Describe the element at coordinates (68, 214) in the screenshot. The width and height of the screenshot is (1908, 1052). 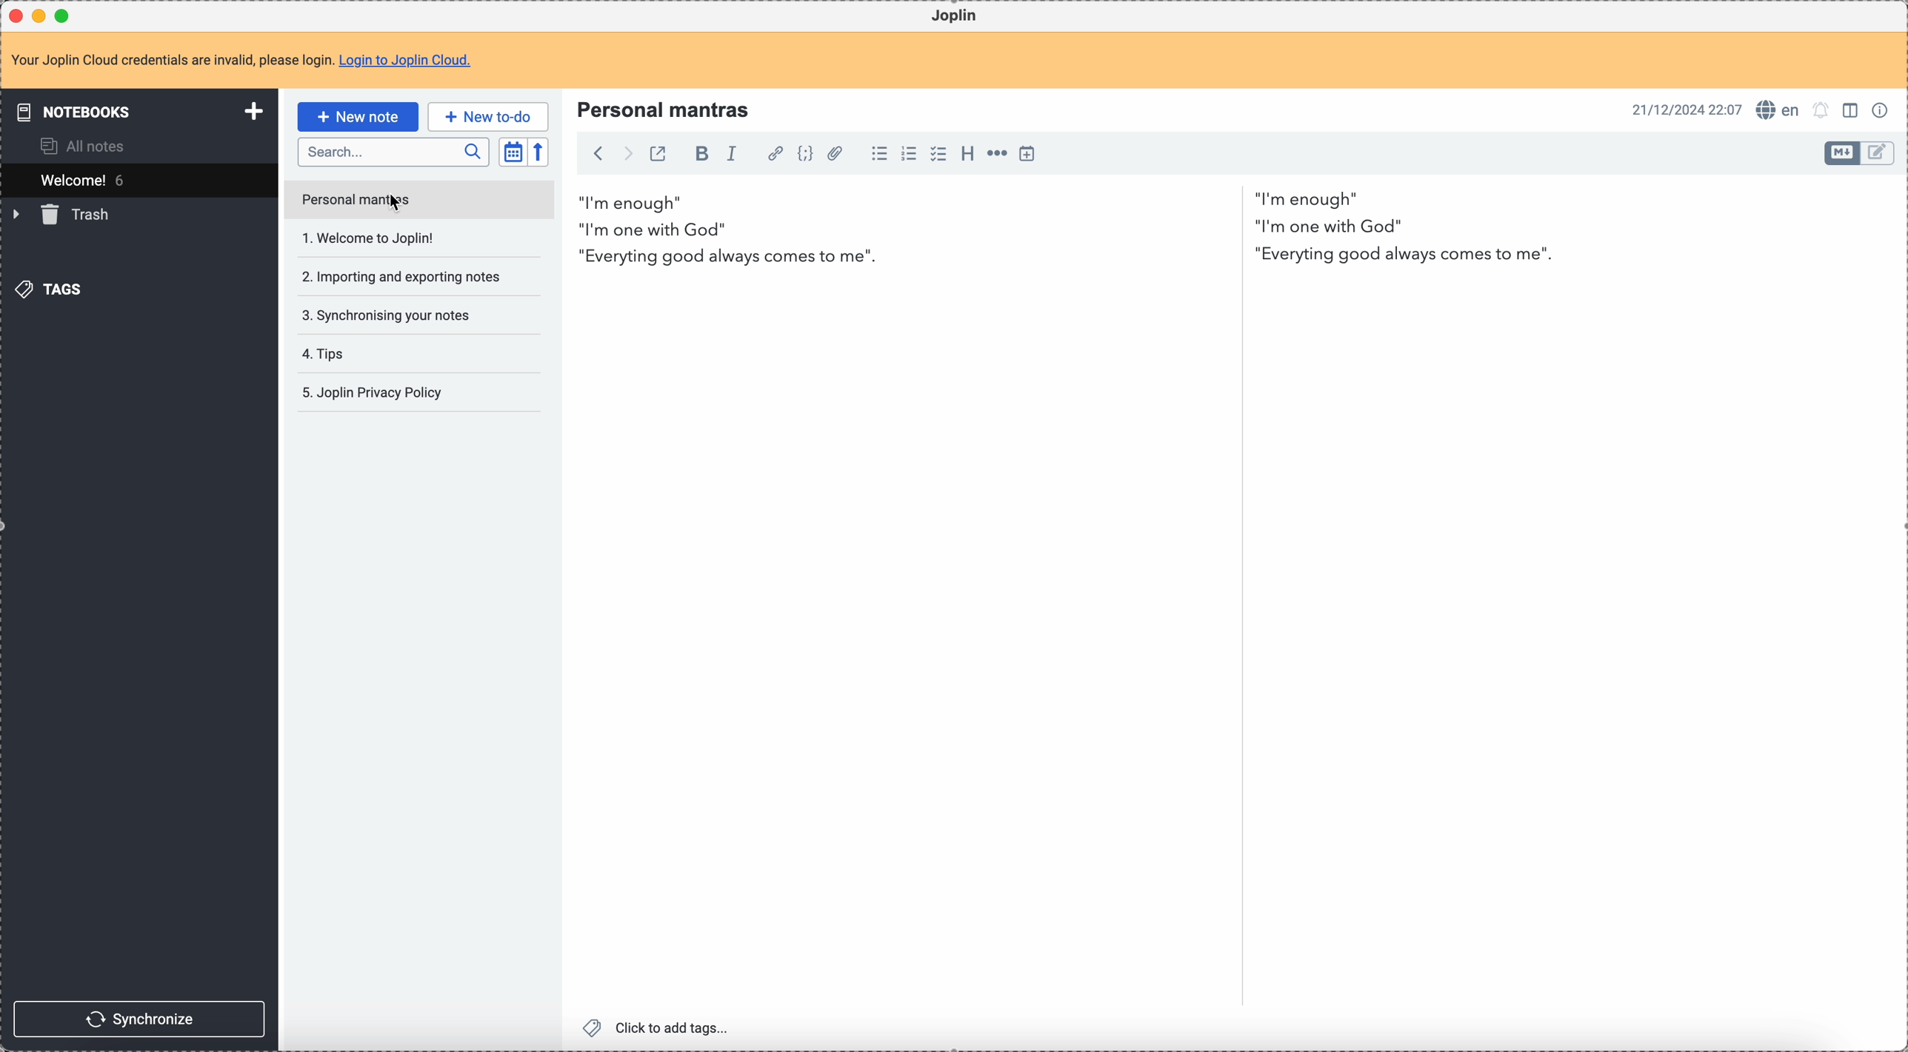
I see `trash` at that location.